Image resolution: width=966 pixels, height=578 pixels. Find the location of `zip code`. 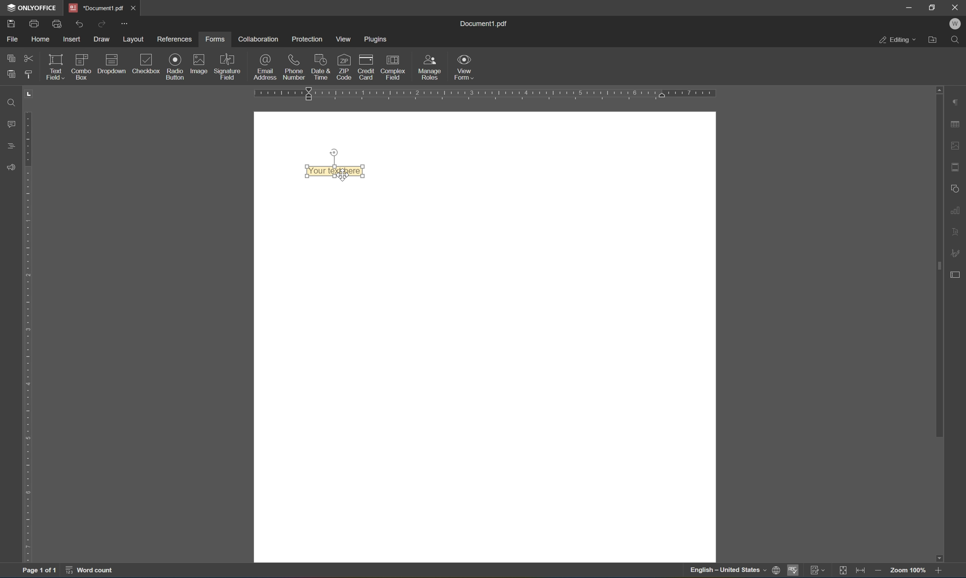

zip code is located at coordinates (344, 67).